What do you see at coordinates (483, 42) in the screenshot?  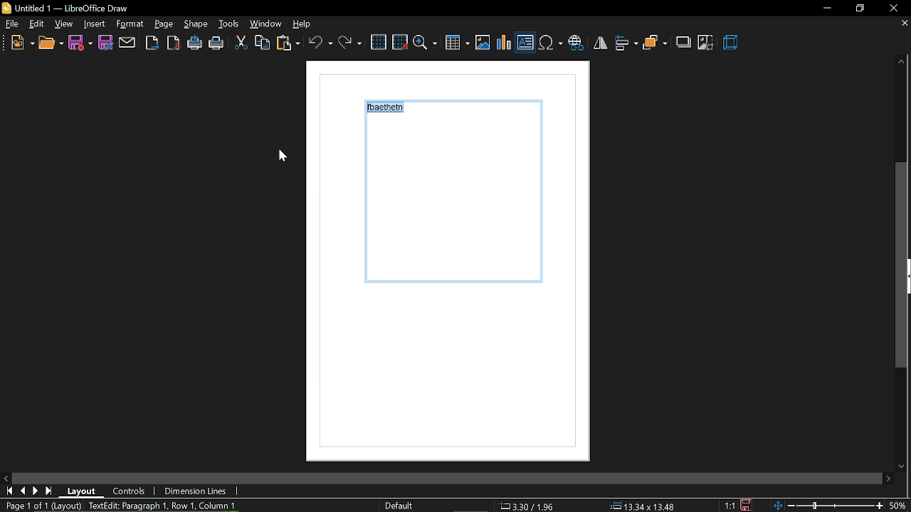 I see `insert image` at bounding box center [483, 42].